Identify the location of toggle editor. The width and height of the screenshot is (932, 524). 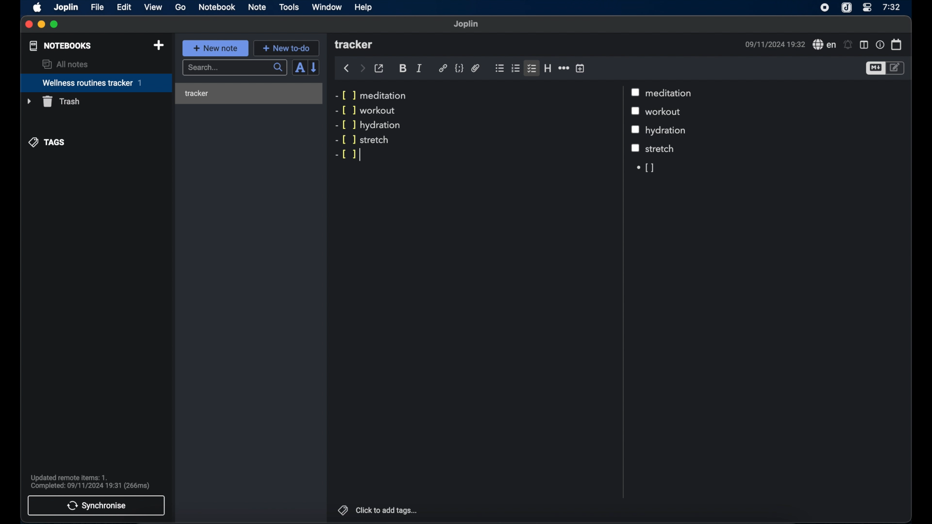
(897, 68).